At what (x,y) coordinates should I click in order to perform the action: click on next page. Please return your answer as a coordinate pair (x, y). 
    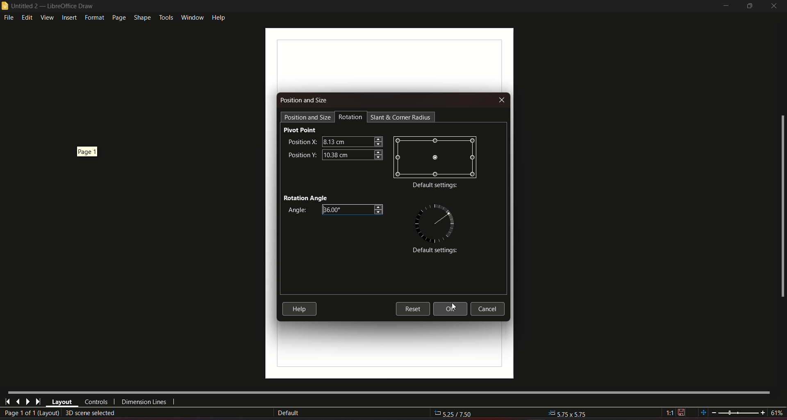
    Looking at the image, I should click on (27, 402).